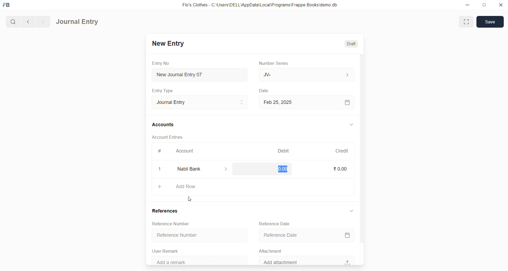 The width and height of the screenshot is (508, 271). Describe the element at coordinates (12, 21) in the screenshot. I see `search` at that location.